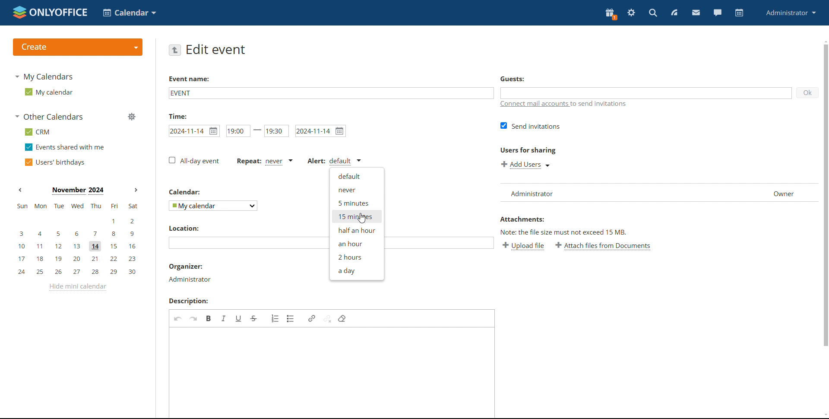 Image resolution: width=829 pixels, height=419 pixels. Describe the element at coordinates (38, 132) in the screenshot. I see `crm` at that location.